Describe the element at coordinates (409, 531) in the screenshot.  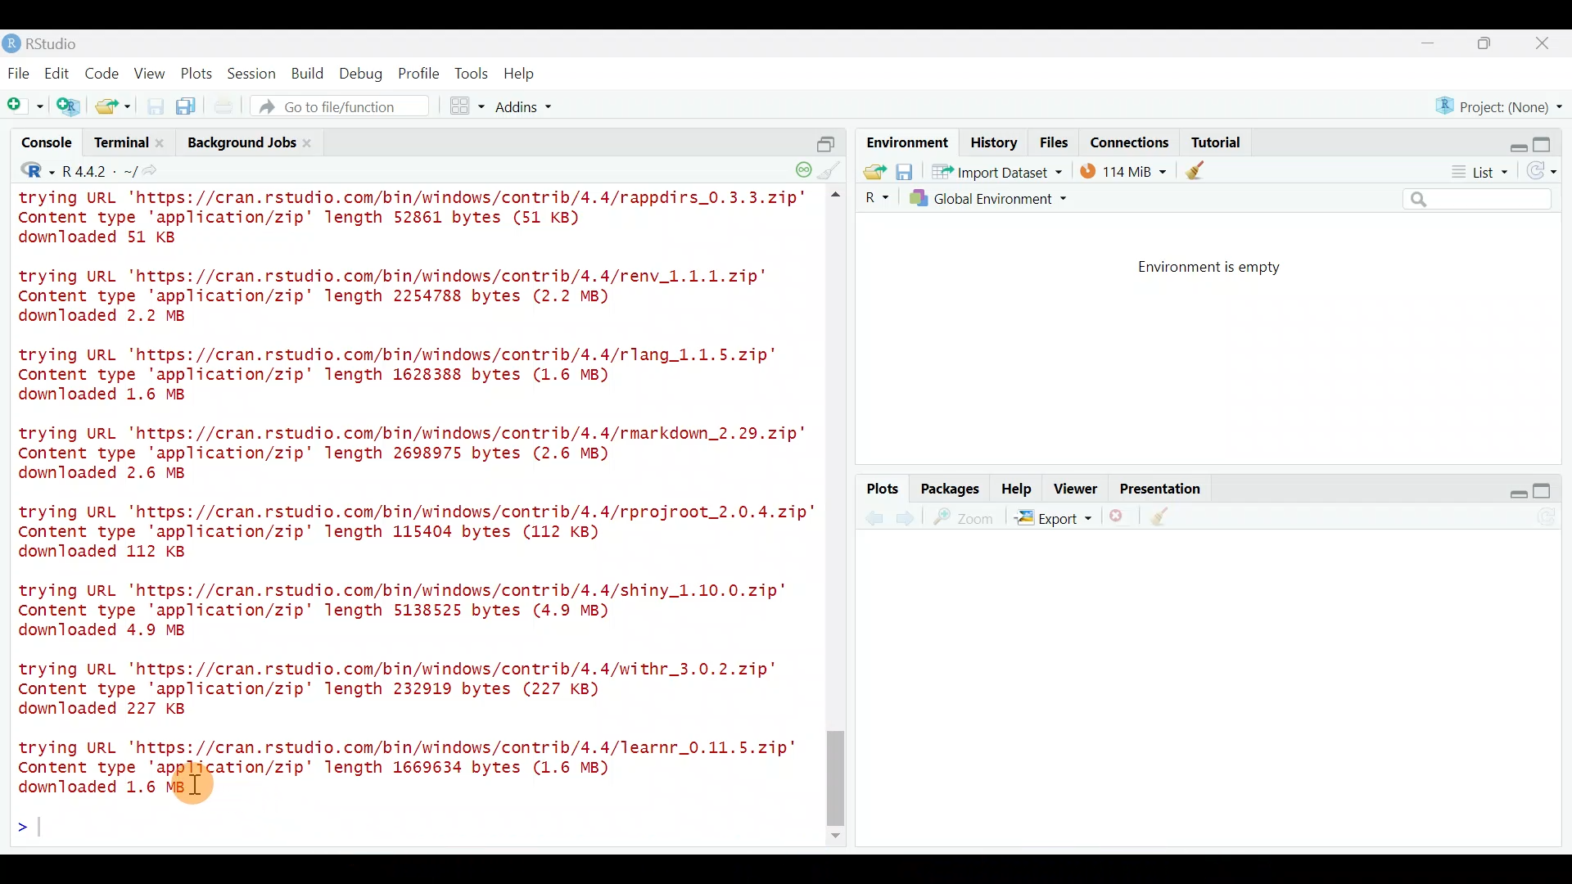
I see `trying URL 'https://cran.rstudio.com/bin/windows/contrib/4.4/rprojroot_2.0.4.zip"
Content type 'application/zip' length 115404 bytes (112 KB)
downloaded 112 KB` at that location.